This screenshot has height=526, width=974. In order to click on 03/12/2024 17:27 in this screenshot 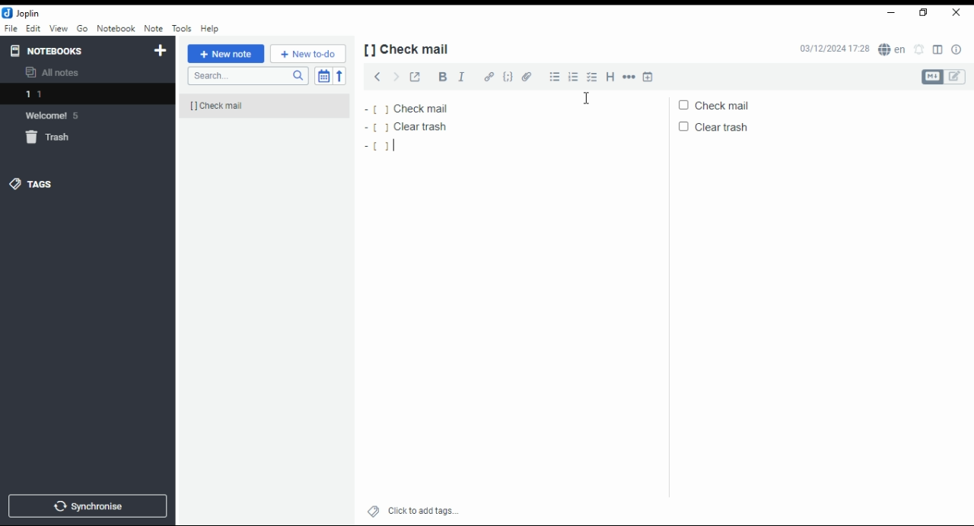, I will do `click(834, 49)`.